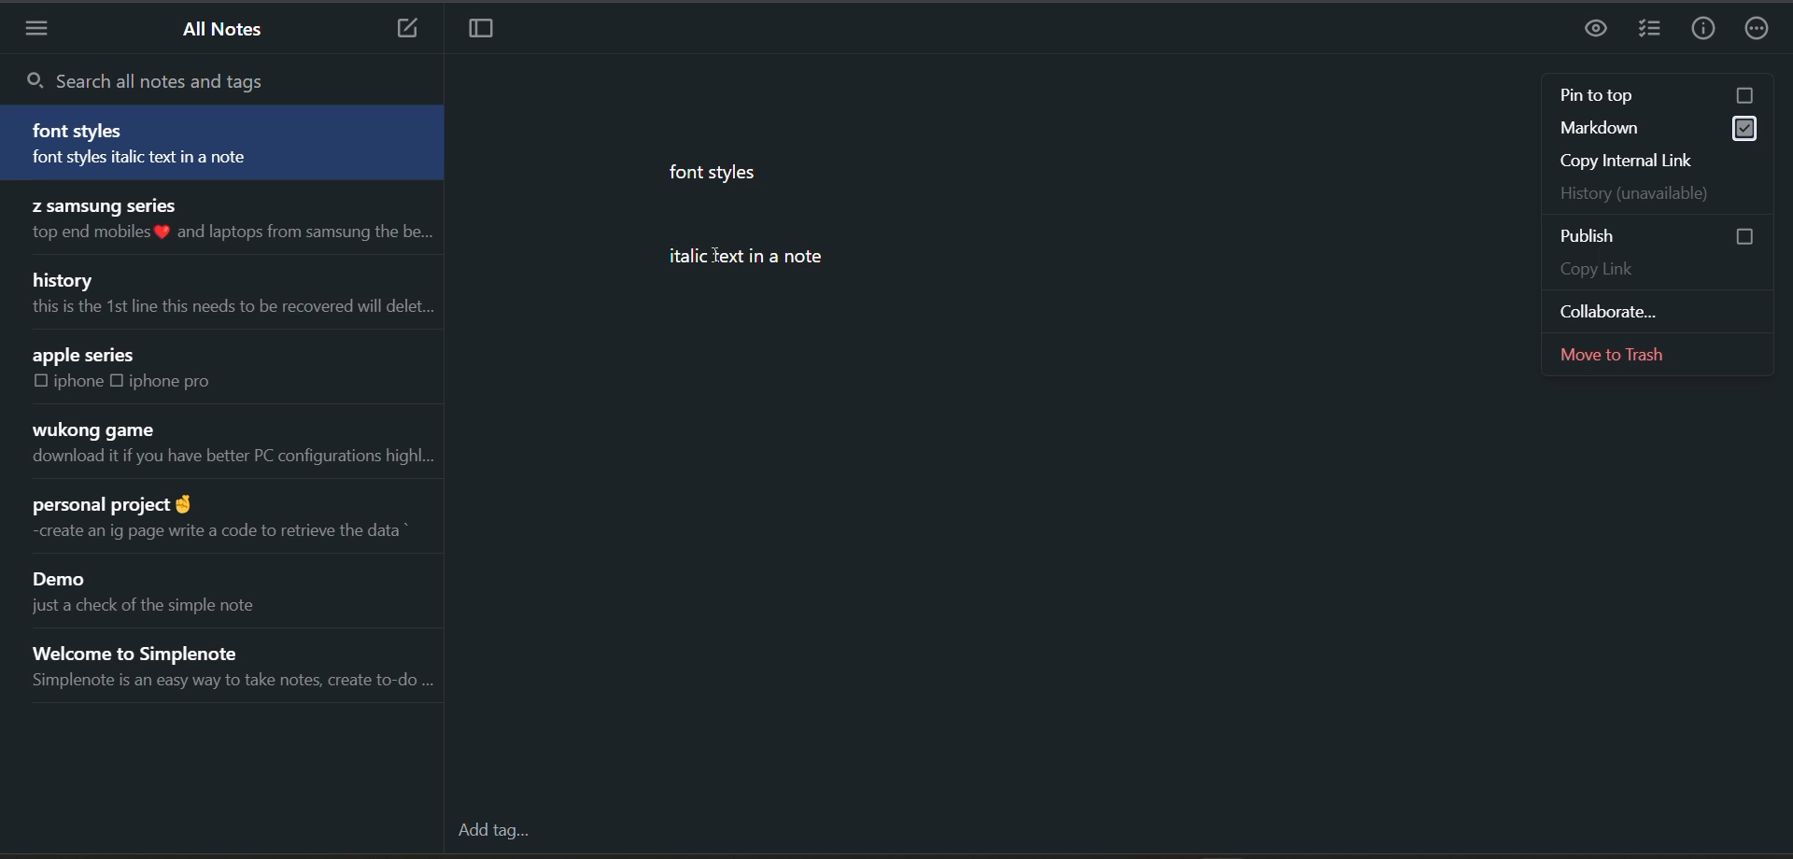 The width and height of the screenshot is (1793, 859). I want to click on add new note, so click(404, 30).